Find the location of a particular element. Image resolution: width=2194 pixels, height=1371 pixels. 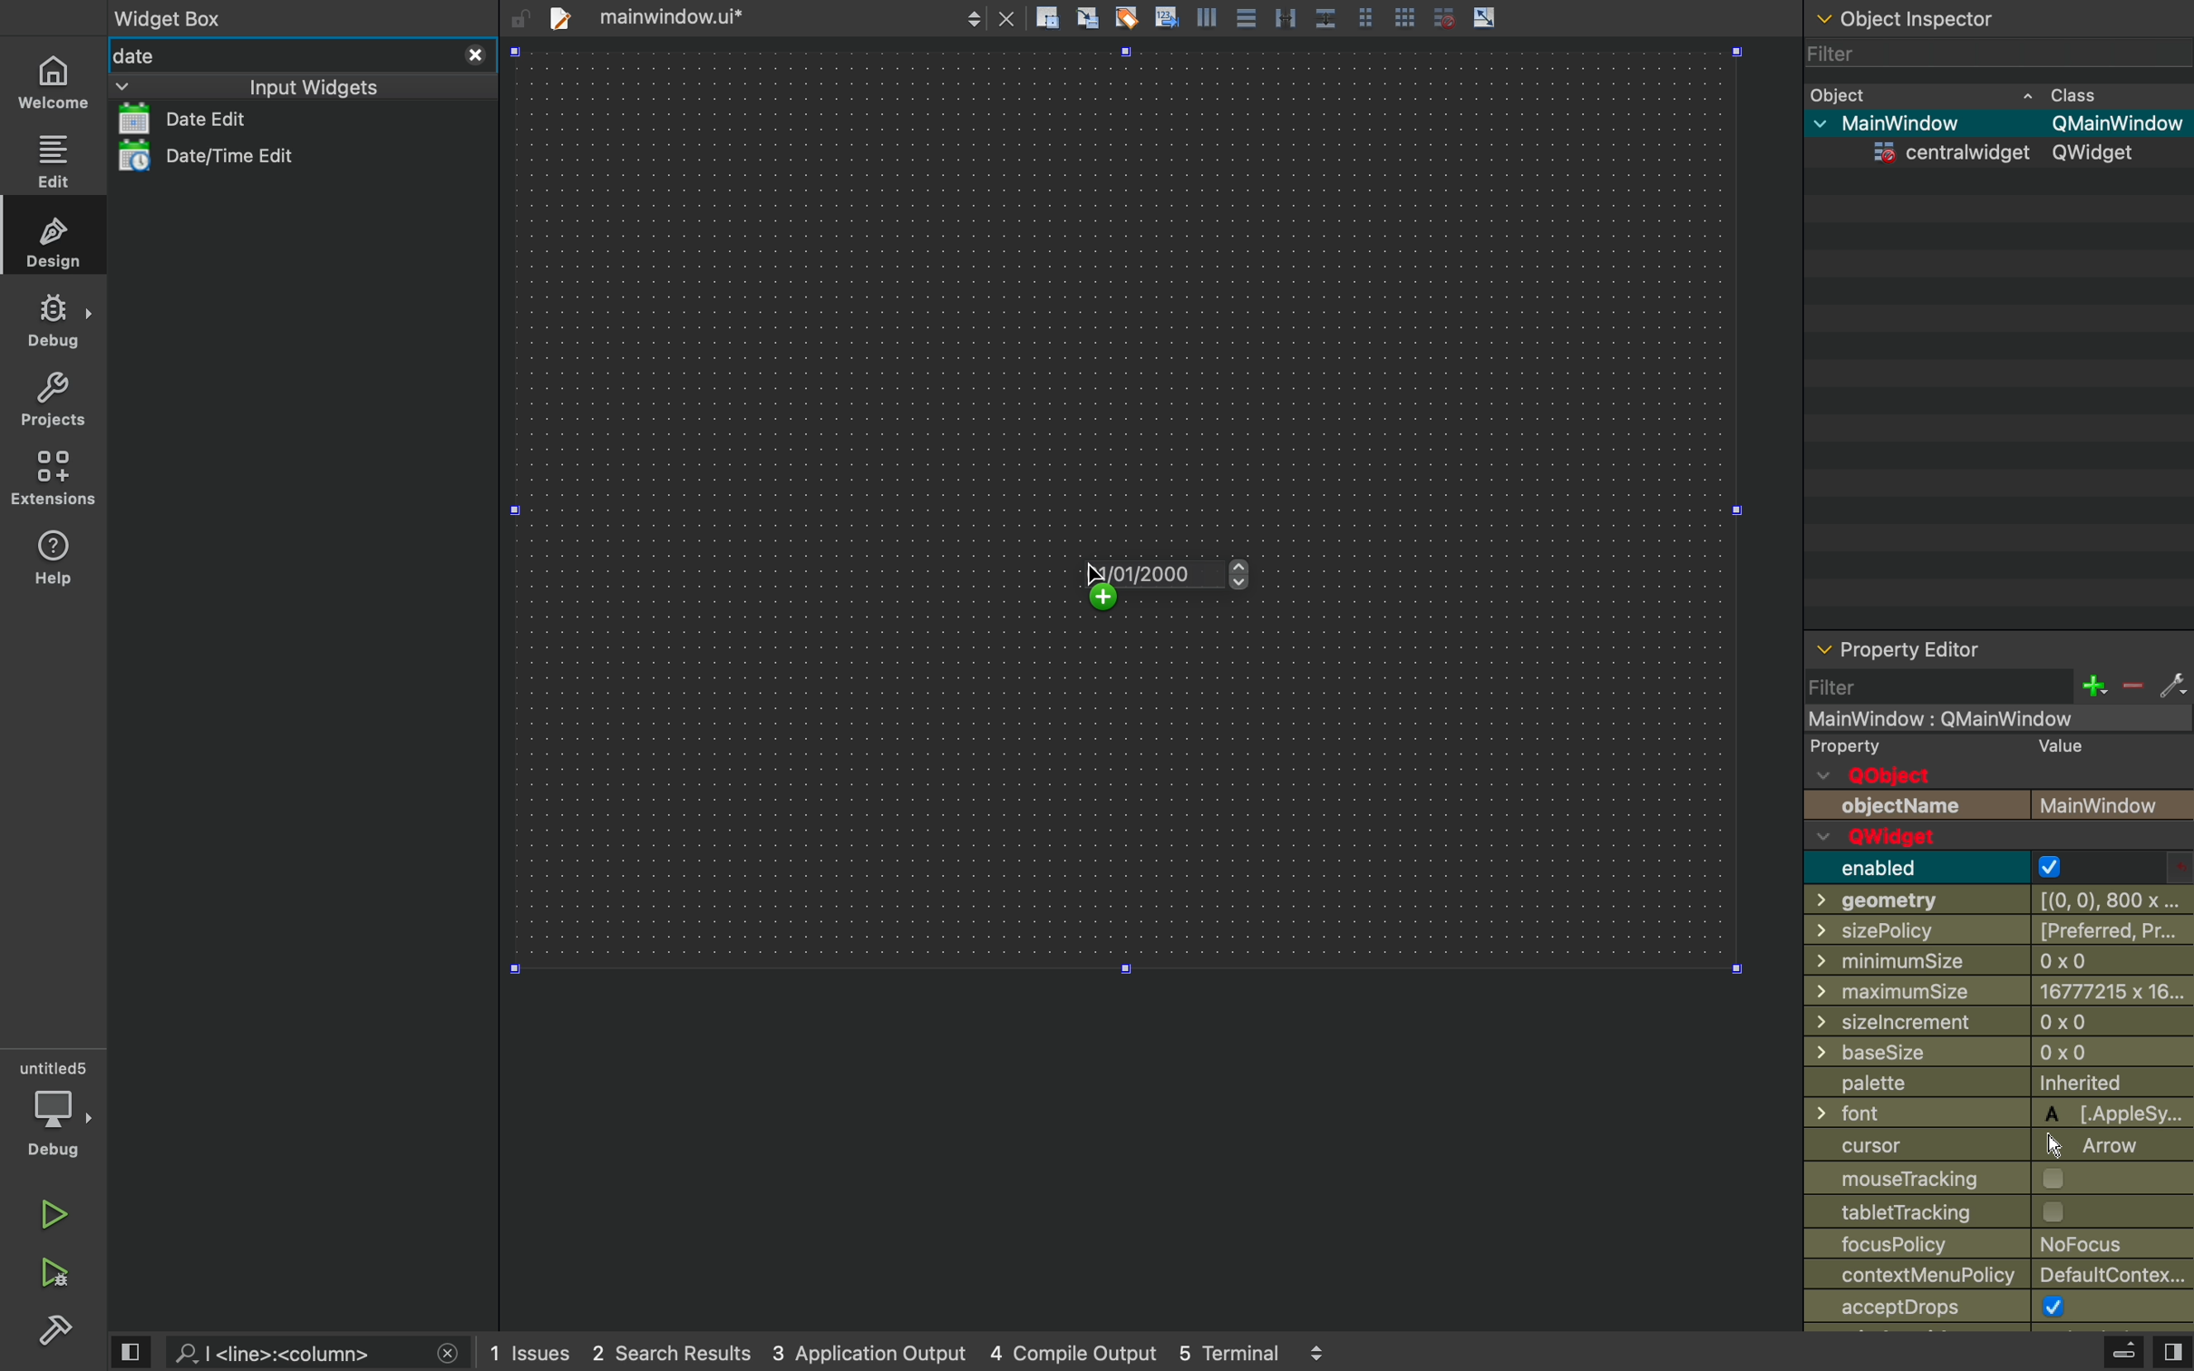

mainwindow is located at coordinates (2000, 124).